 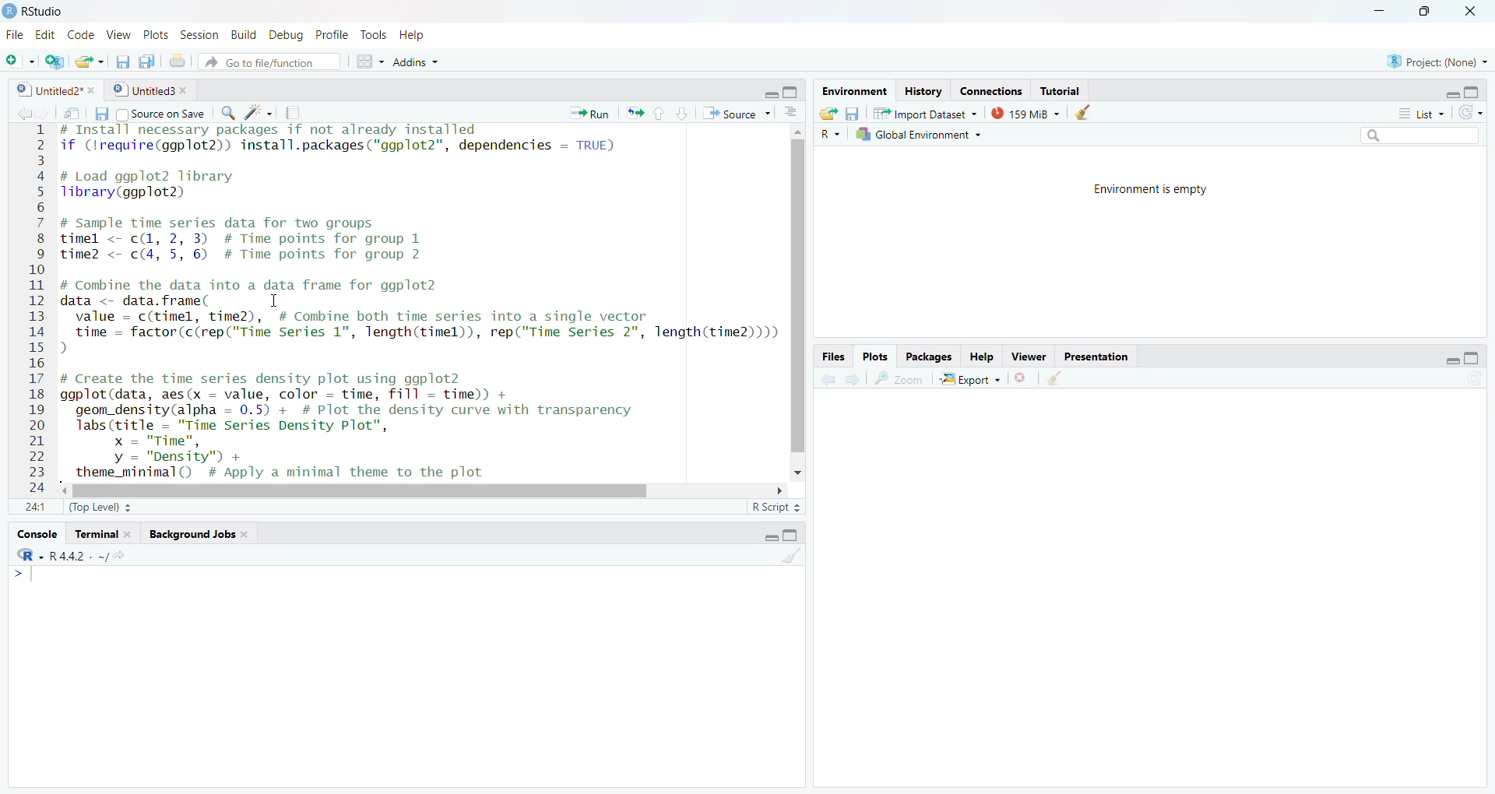 I want to click on Restore Down, so click(x=1423, y=12).